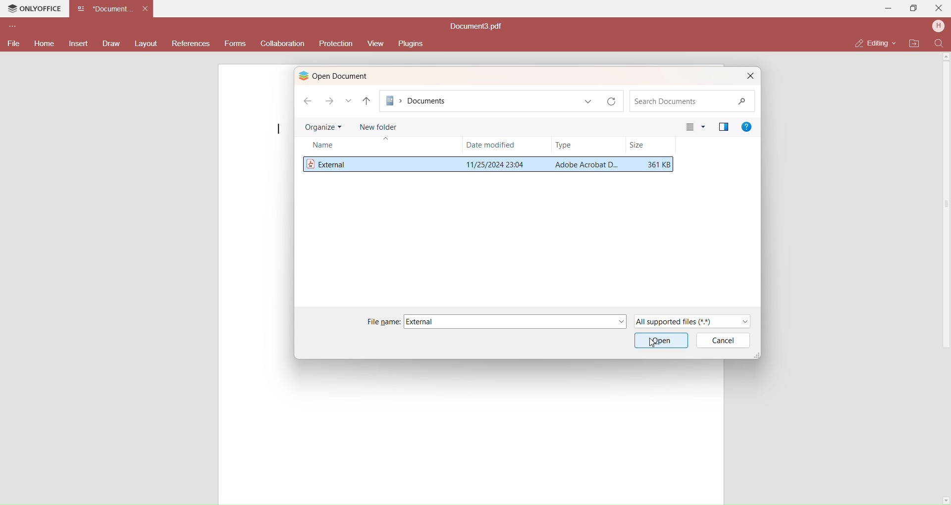  I want to click on Open file location, so click(915, 44).